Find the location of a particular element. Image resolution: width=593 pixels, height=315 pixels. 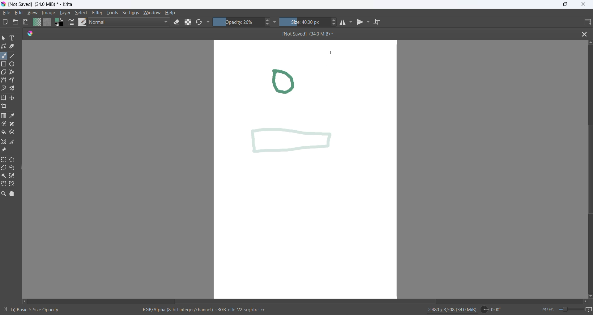

calligraphy is located at coordinates (15, 47).